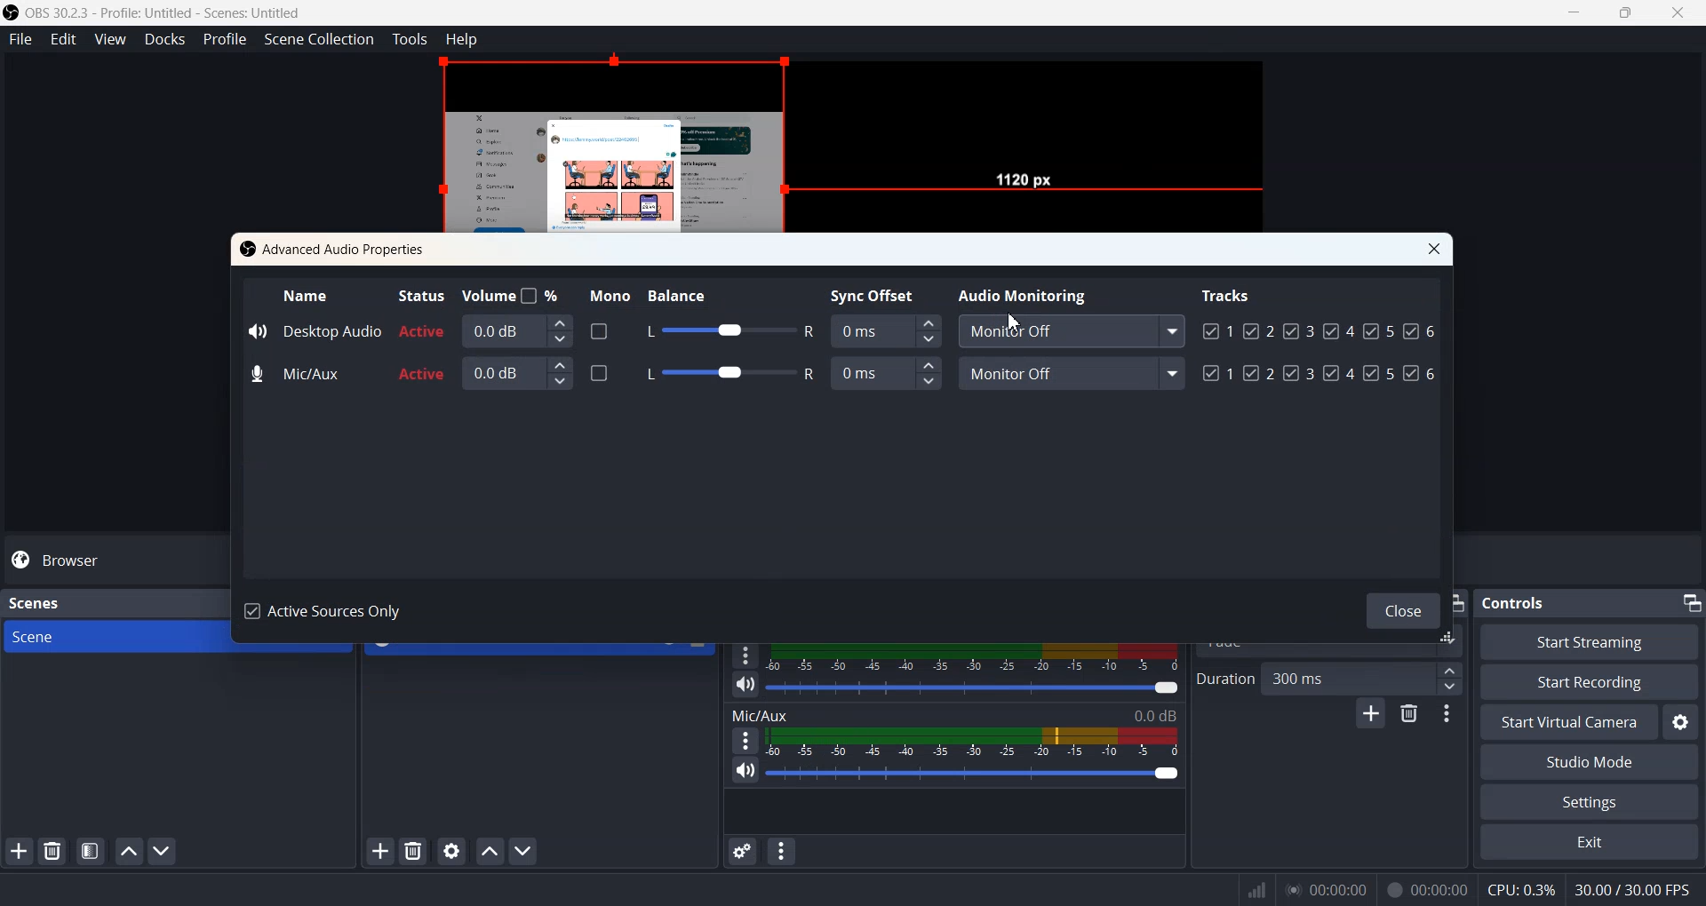 Image resolution: width=1706 pixels, height=906 pixels. Describe the element at coordinates (1428, 887) in the screenshot. I see `00:00:00` at that location.